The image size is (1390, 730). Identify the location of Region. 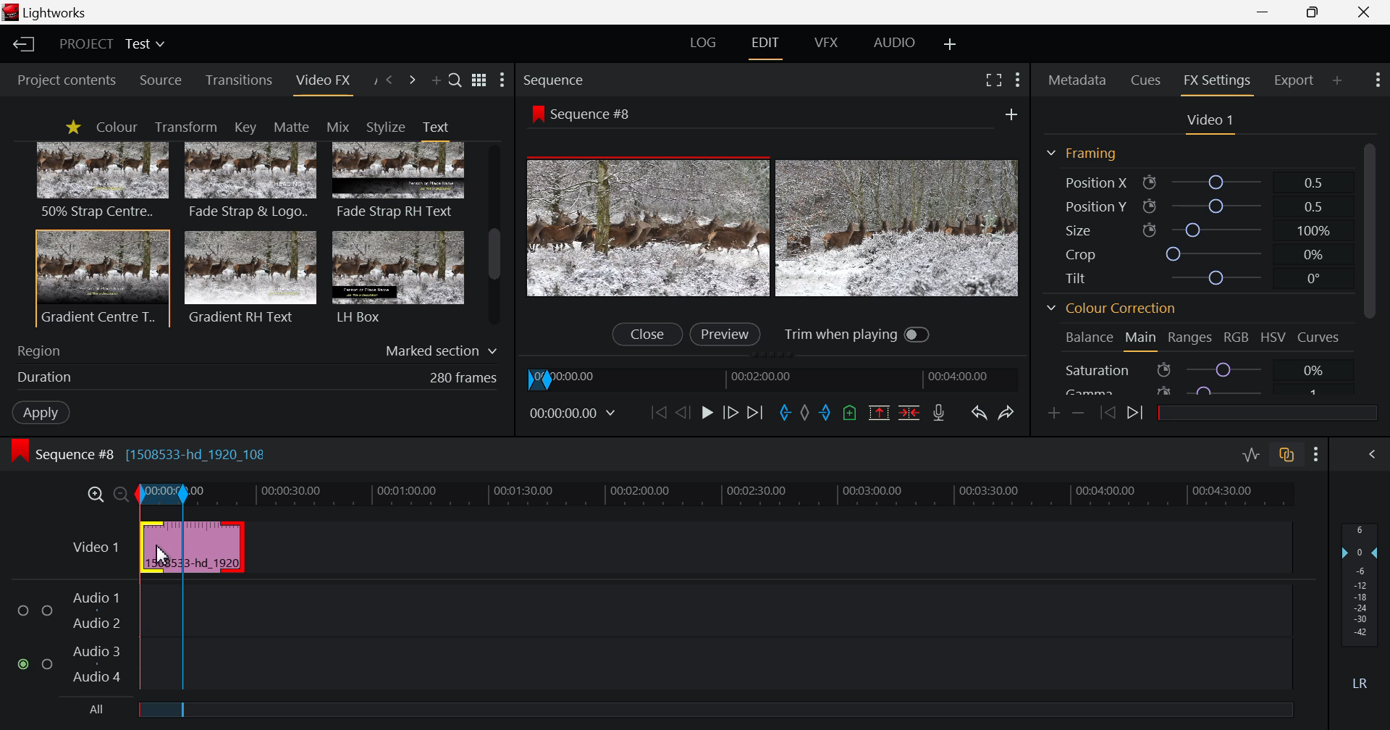
(258, 348).